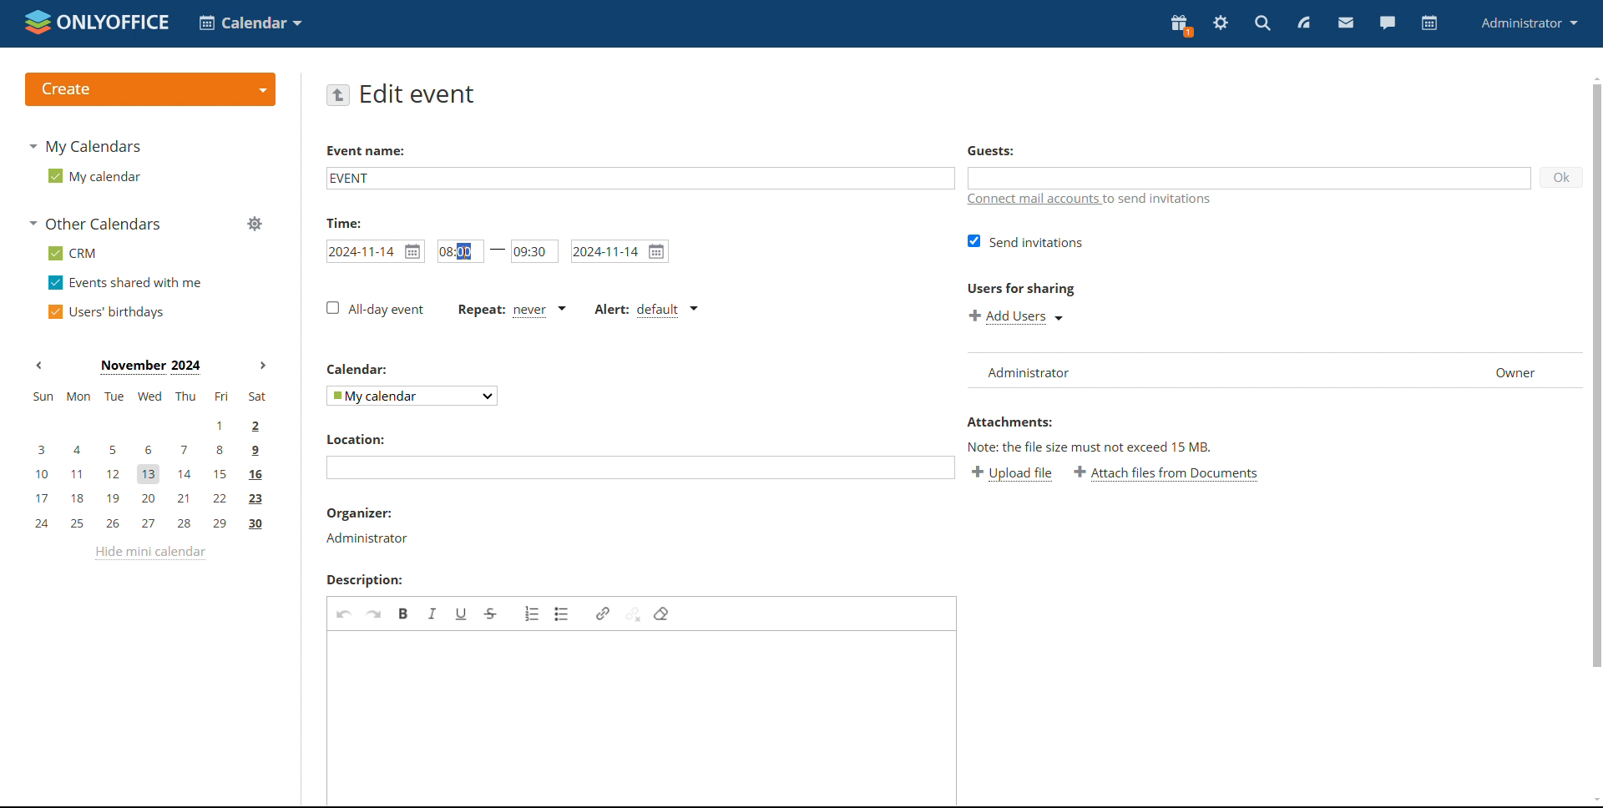 This screenshot has width=1603, height=808. Describe the element at coordinates (356, 370) in the screenshot. I see `calendar` at that location.